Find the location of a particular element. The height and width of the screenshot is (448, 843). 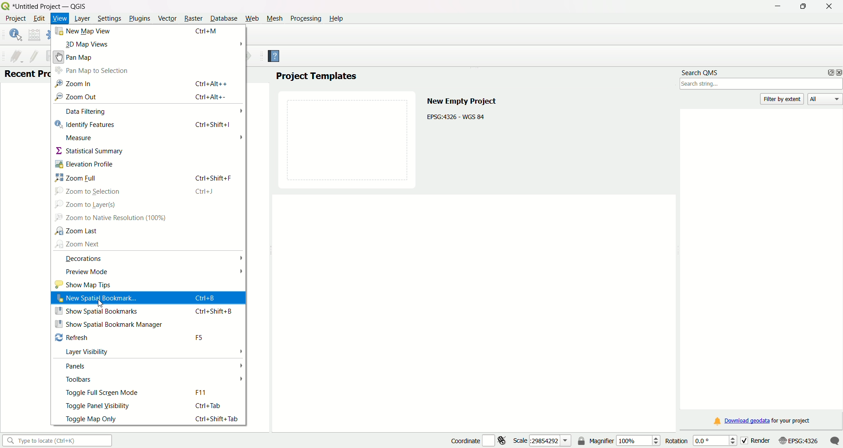

Maximize is located at coordinates (803, 7).